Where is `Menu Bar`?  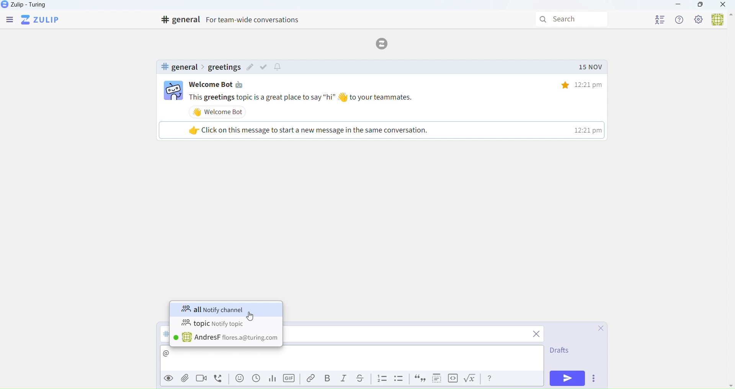 Menu Bar is located at coordinates (9, 20).